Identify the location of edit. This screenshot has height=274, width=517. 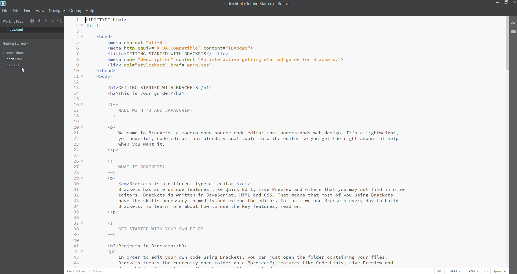
(17, 10).